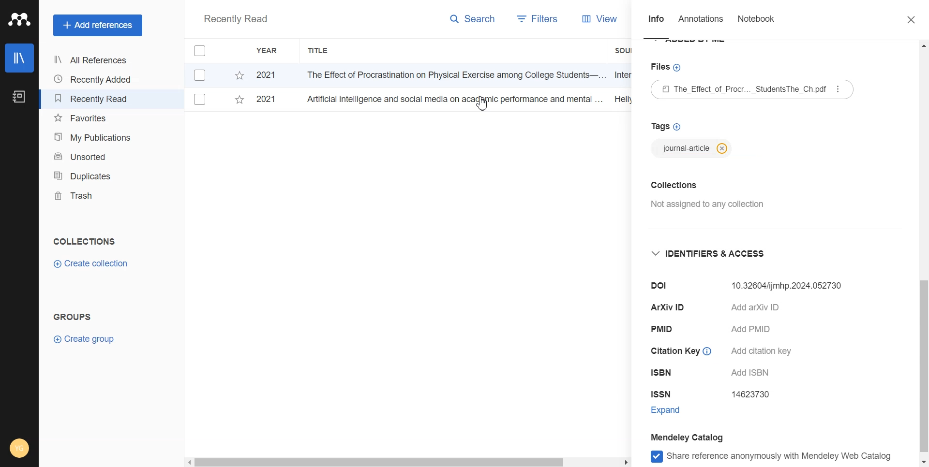 The height and width of the screenshot is (467, 929). I want to click on ArXiv ID Add arXiv ID, so click(729, 309).